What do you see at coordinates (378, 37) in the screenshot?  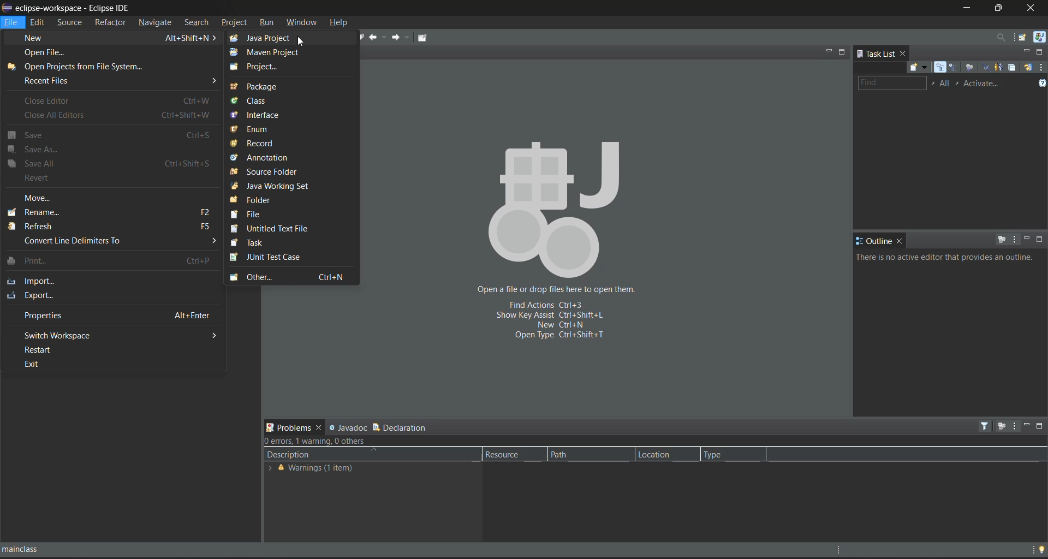 I see `back` at bounding box center [378, 37].